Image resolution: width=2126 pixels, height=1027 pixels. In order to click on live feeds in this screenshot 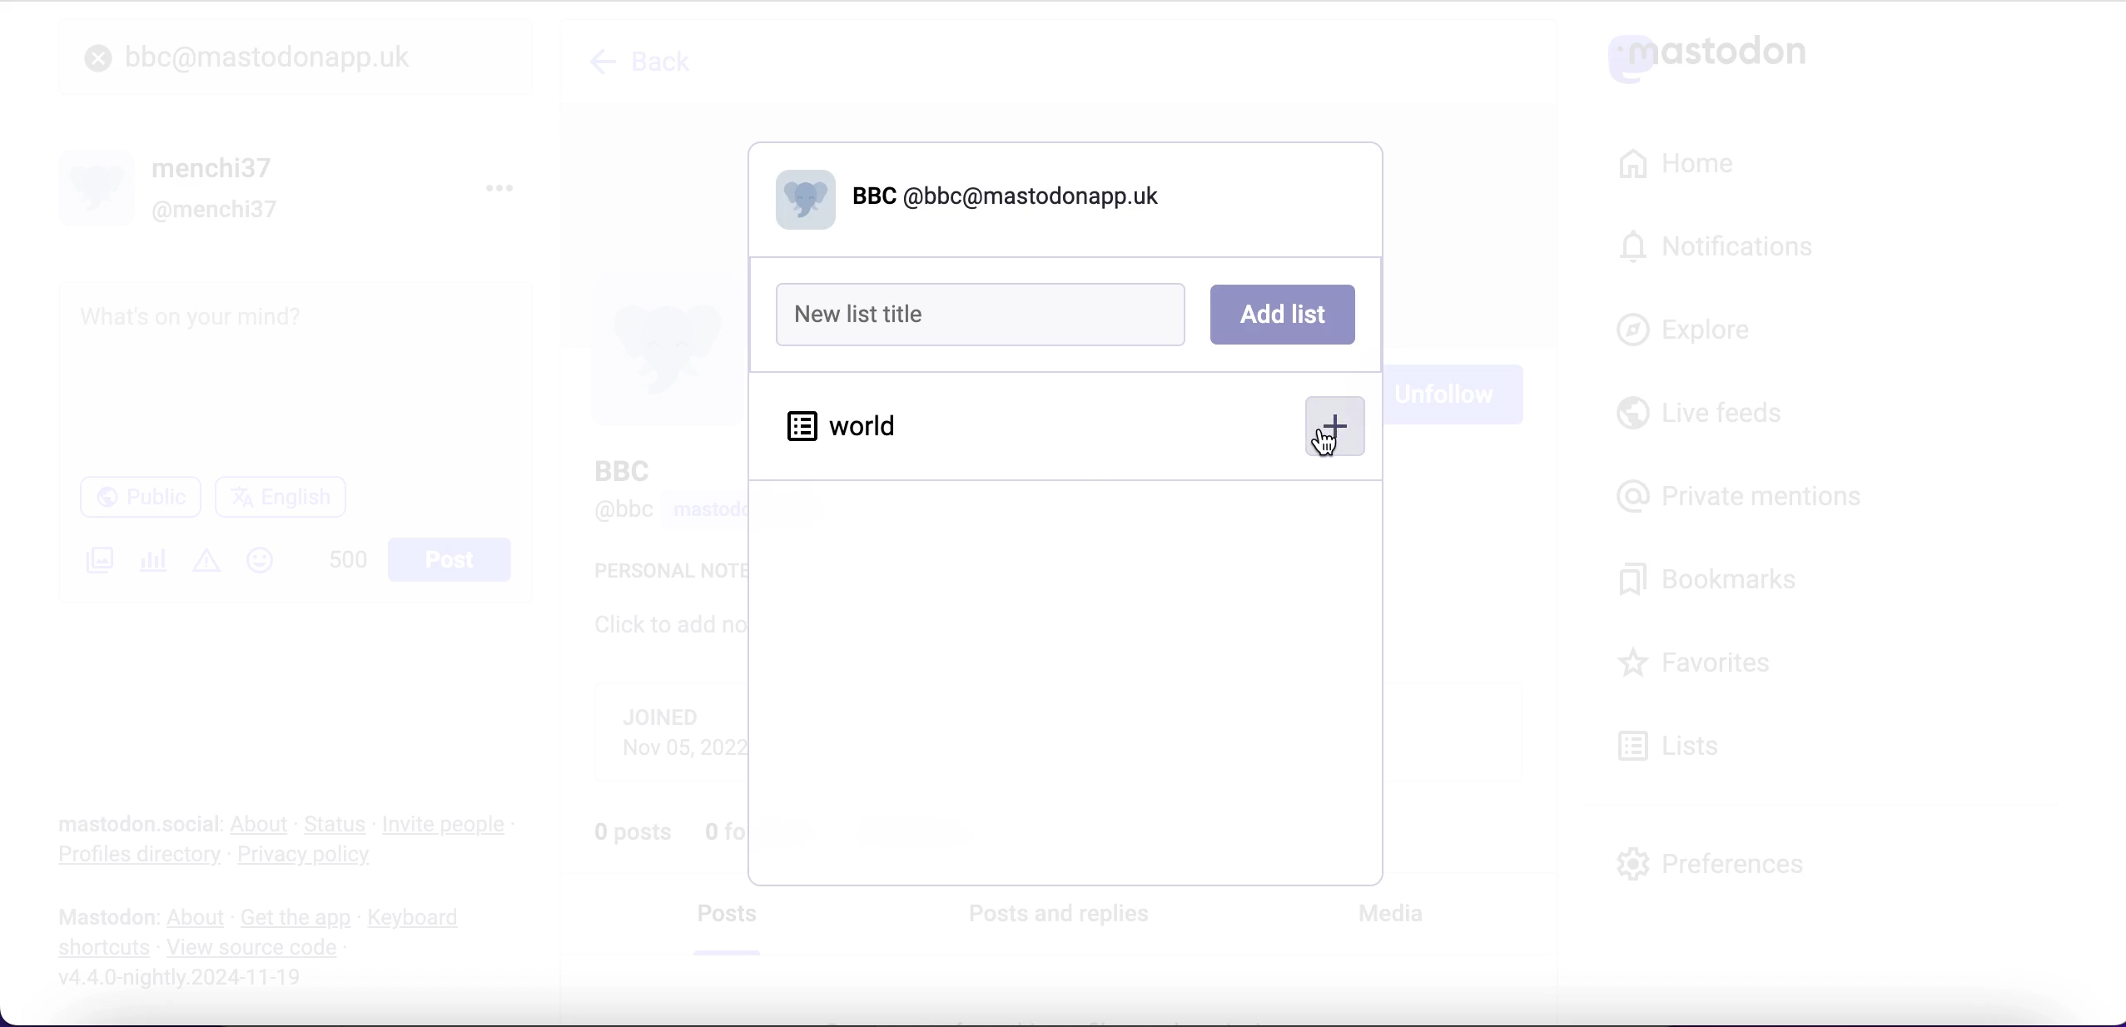, I will do `click(1701, 419)`.